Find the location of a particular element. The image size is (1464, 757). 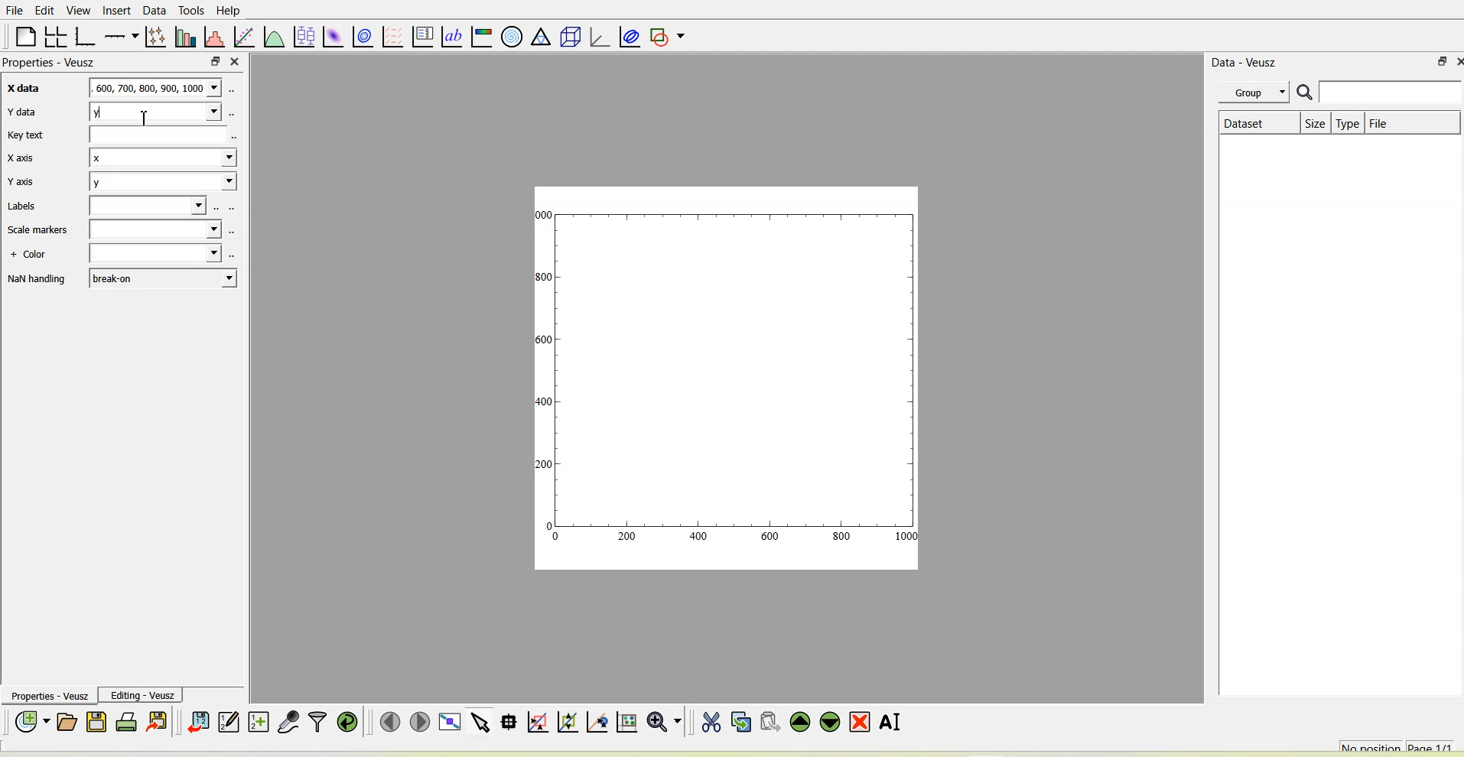

Scale markers is located at coordinates (41, 230).